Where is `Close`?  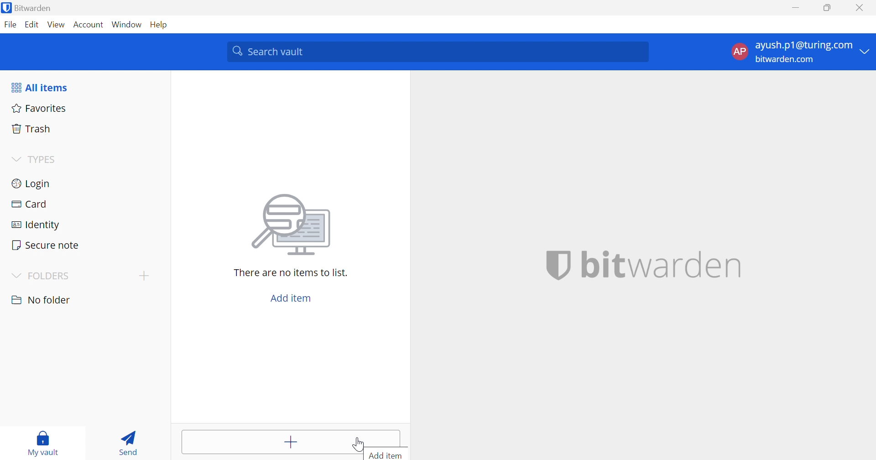
Close is located at coordinates (861, 8).